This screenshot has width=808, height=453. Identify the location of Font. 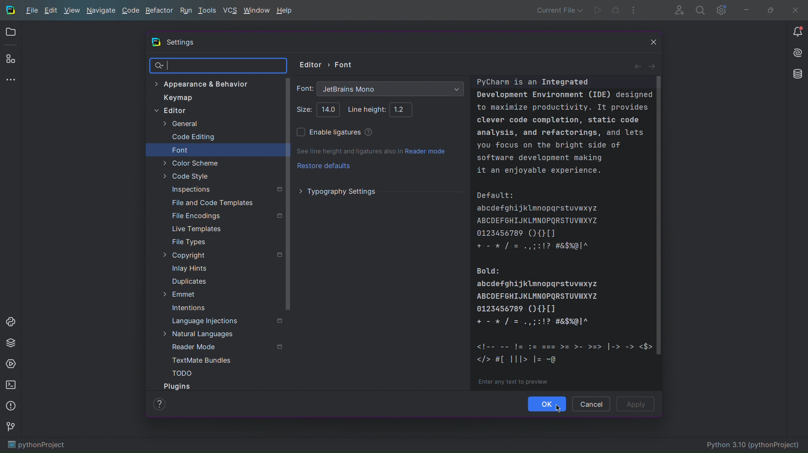
(180, 150).